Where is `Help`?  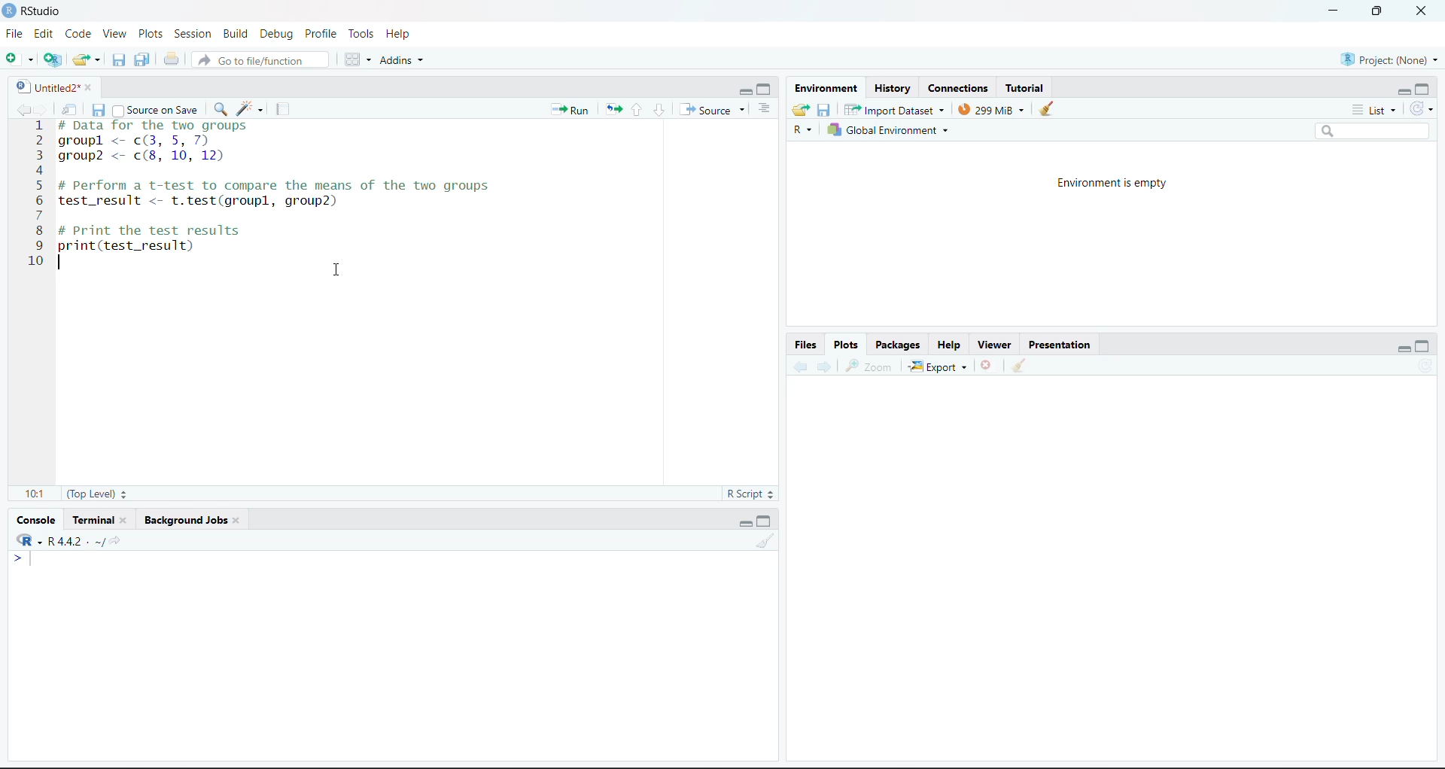
Help is located at coordinates (403, 35).